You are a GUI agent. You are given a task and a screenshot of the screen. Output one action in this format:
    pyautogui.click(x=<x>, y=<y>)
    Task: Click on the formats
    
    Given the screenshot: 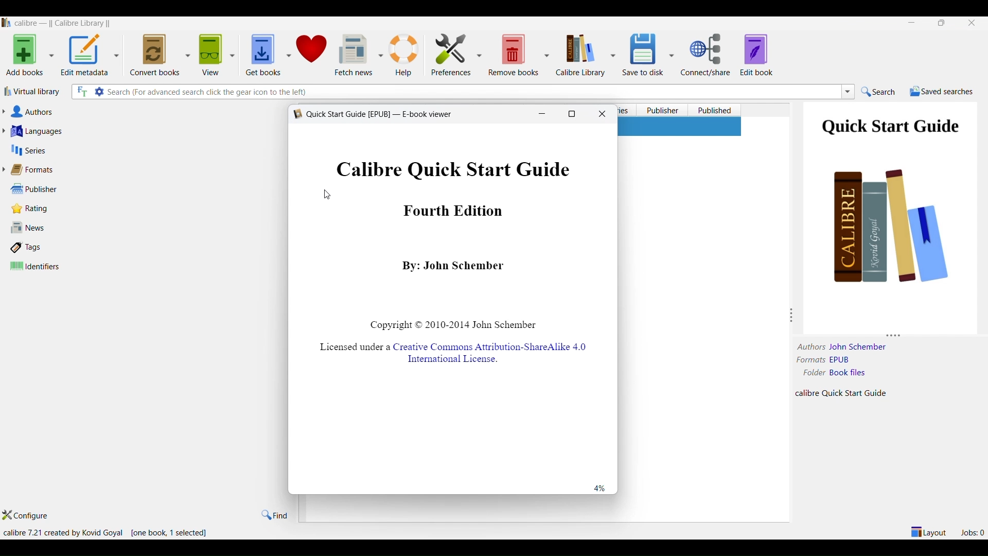 What is the action you would take?
    pyautogui.click(x=140, y=169)
    